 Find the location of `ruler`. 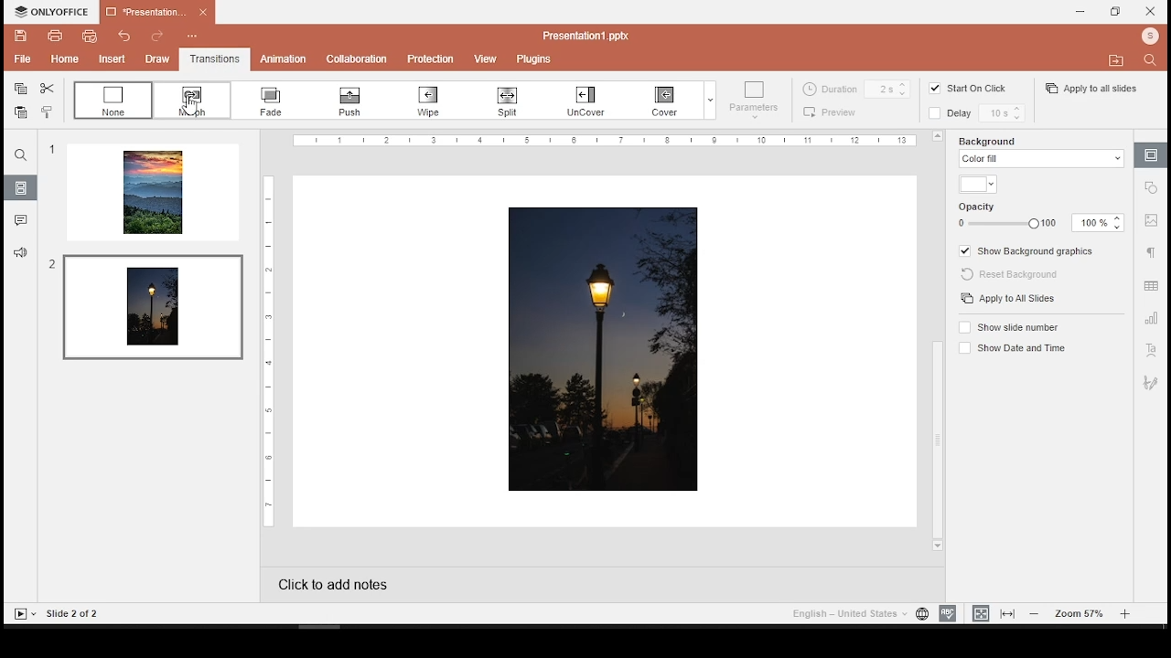

ruler is located at coordinates (607, 141).